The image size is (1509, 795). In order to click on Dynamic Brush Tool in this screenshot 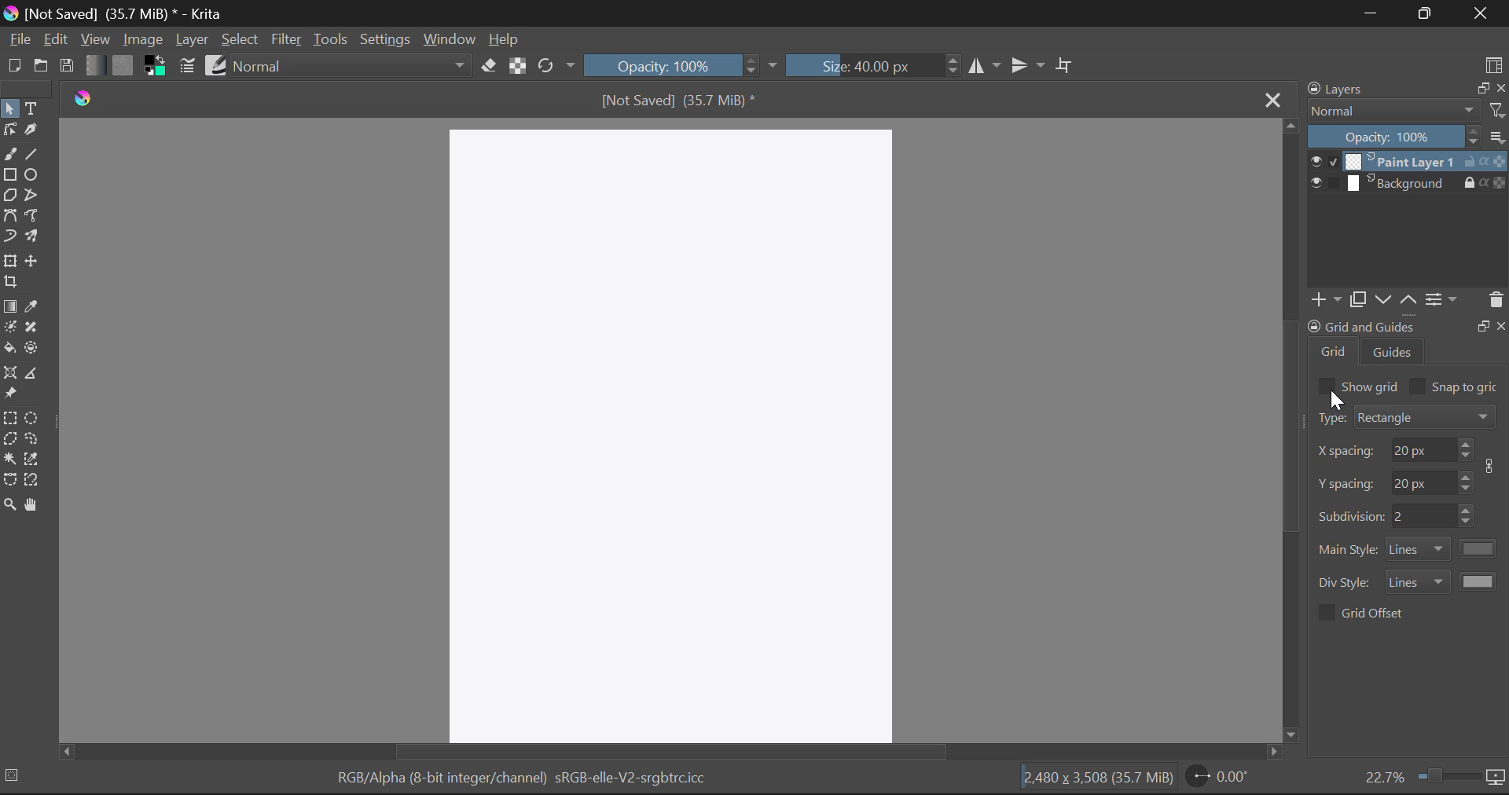, I will do `click(9, 240)`.